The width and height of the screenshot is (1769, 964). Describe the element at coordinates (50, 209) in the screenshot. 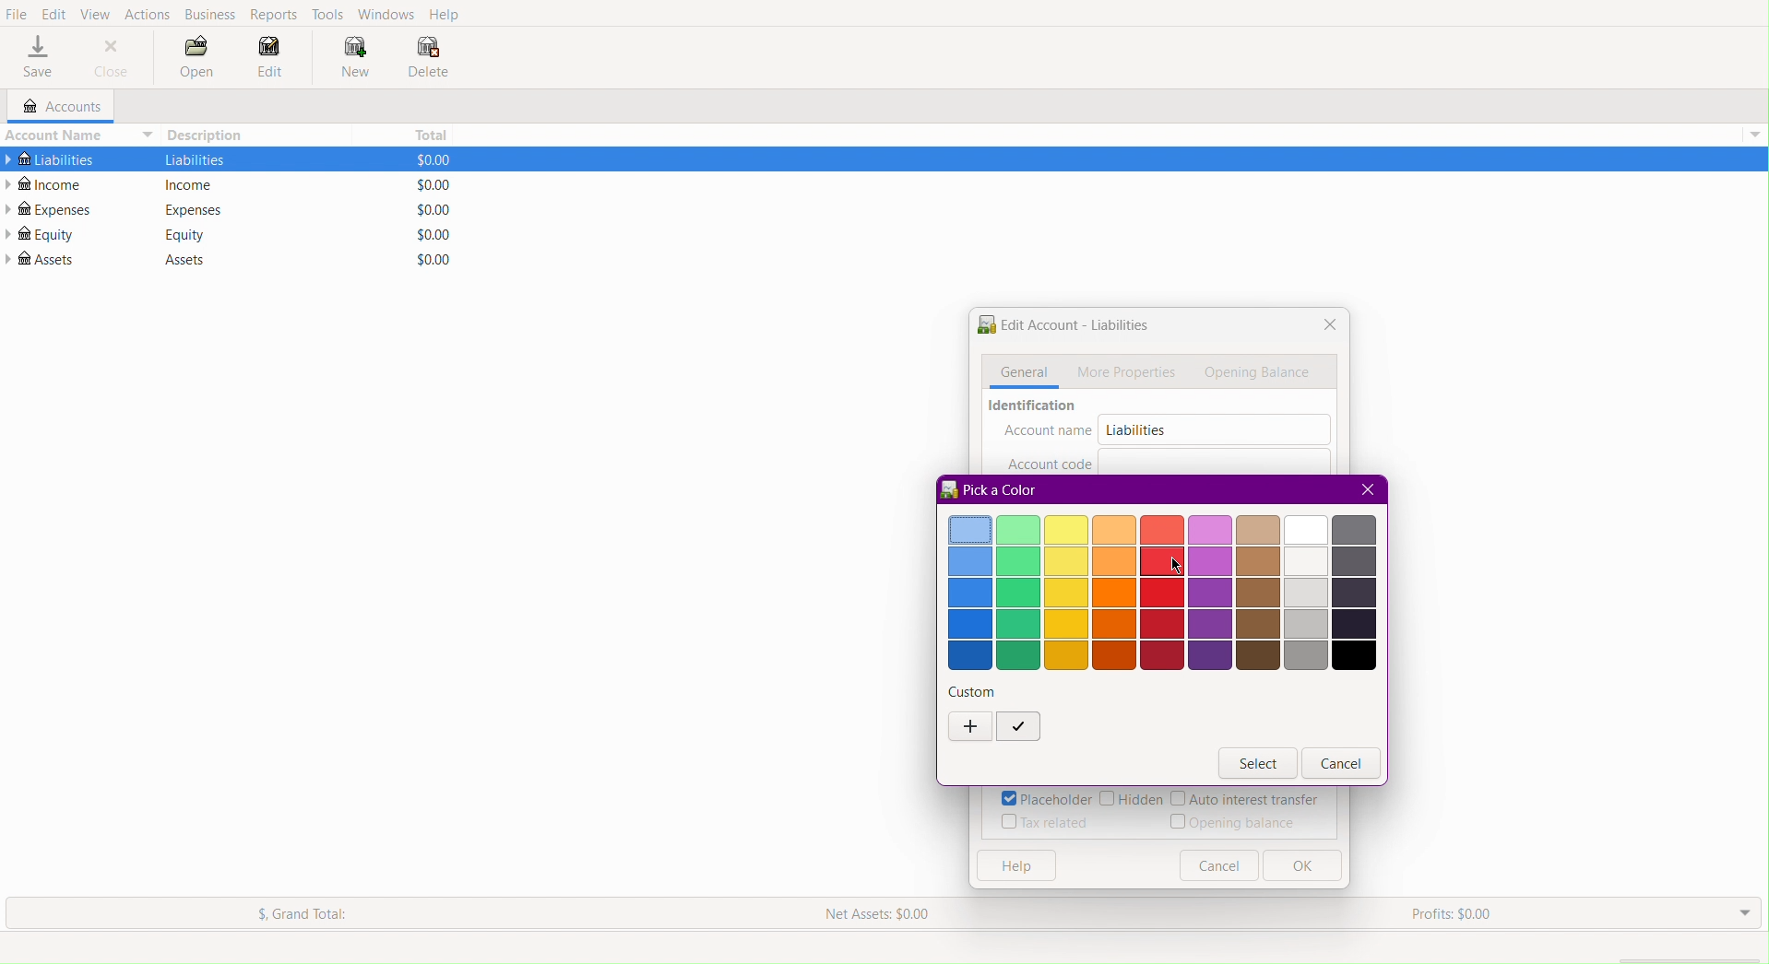

I see `Expenses` at that location.